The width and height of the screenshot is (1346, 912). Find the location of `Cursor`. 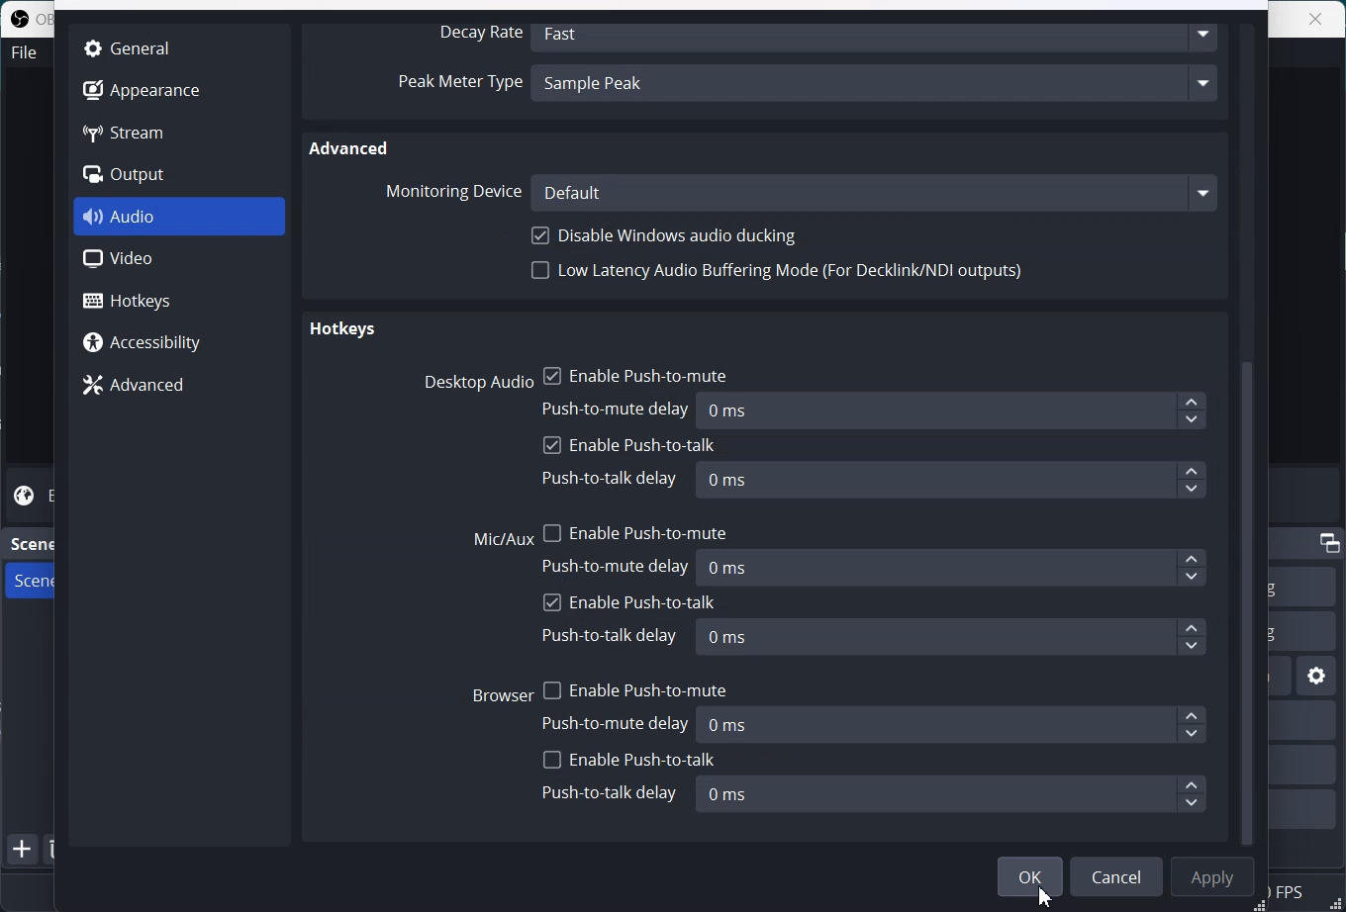

Cursor is located at coordinates (1045, 895).